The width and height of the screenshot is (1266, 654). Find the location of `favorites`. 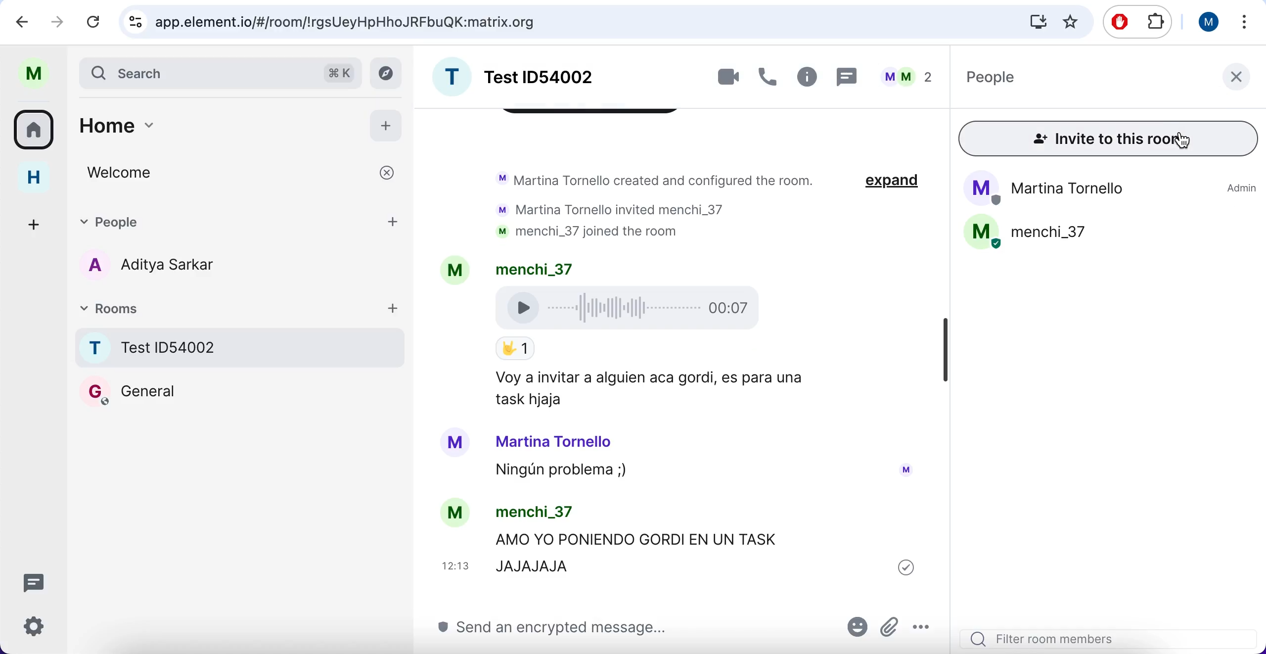

favorites is located at coordinates (1070, 22).